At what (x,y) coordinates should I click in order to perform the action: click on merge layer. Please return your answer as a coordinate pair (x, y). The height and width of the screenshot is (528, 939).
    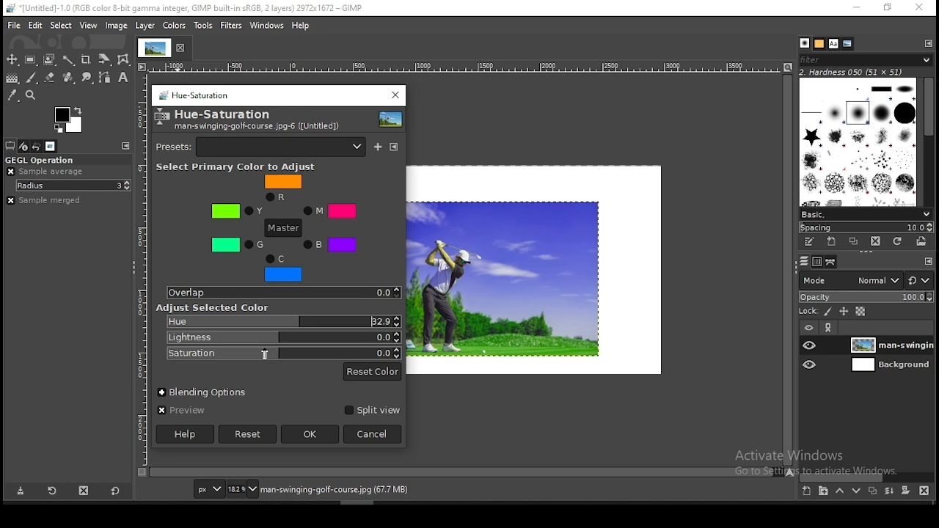
    Looking at the image, I should click on (889, 491).